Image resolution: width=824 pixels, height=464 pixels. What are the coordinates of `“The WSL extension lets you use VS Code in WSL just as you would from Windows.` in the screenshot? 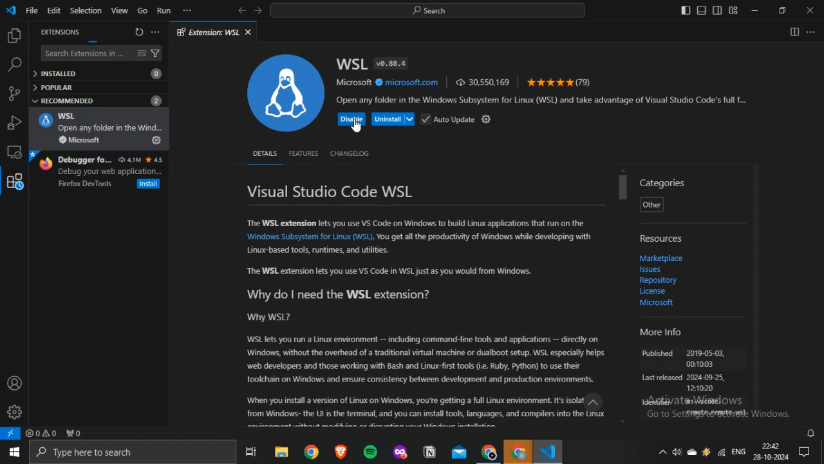 It's located at (390, 273).